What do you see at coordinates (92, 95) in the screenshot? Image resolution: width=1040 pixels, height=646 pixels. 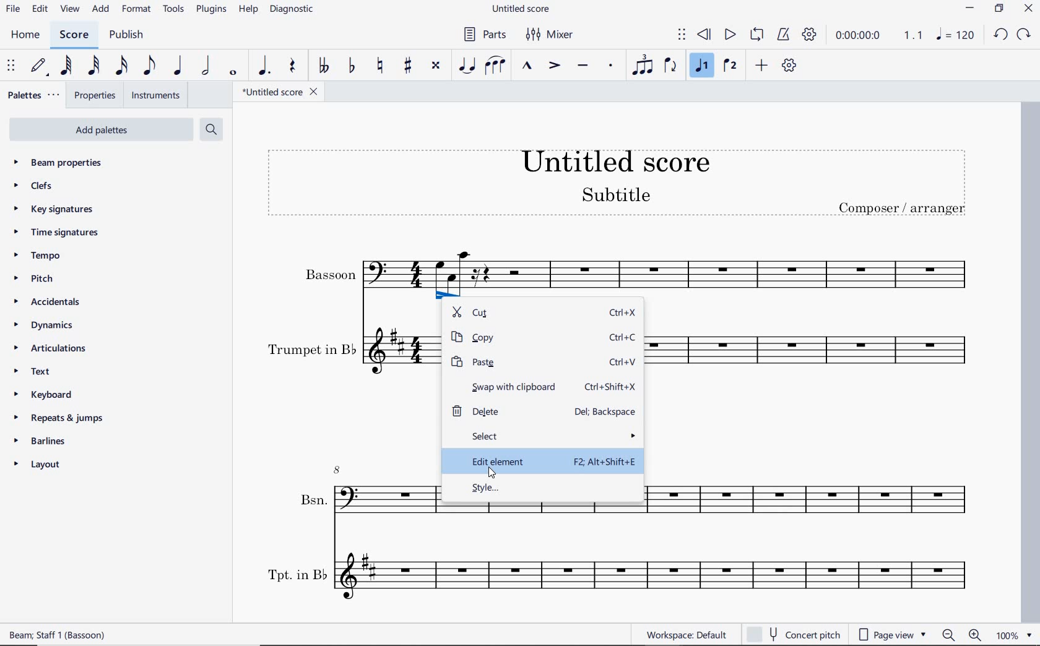 I see `properties` at bounding box center [92, 95].